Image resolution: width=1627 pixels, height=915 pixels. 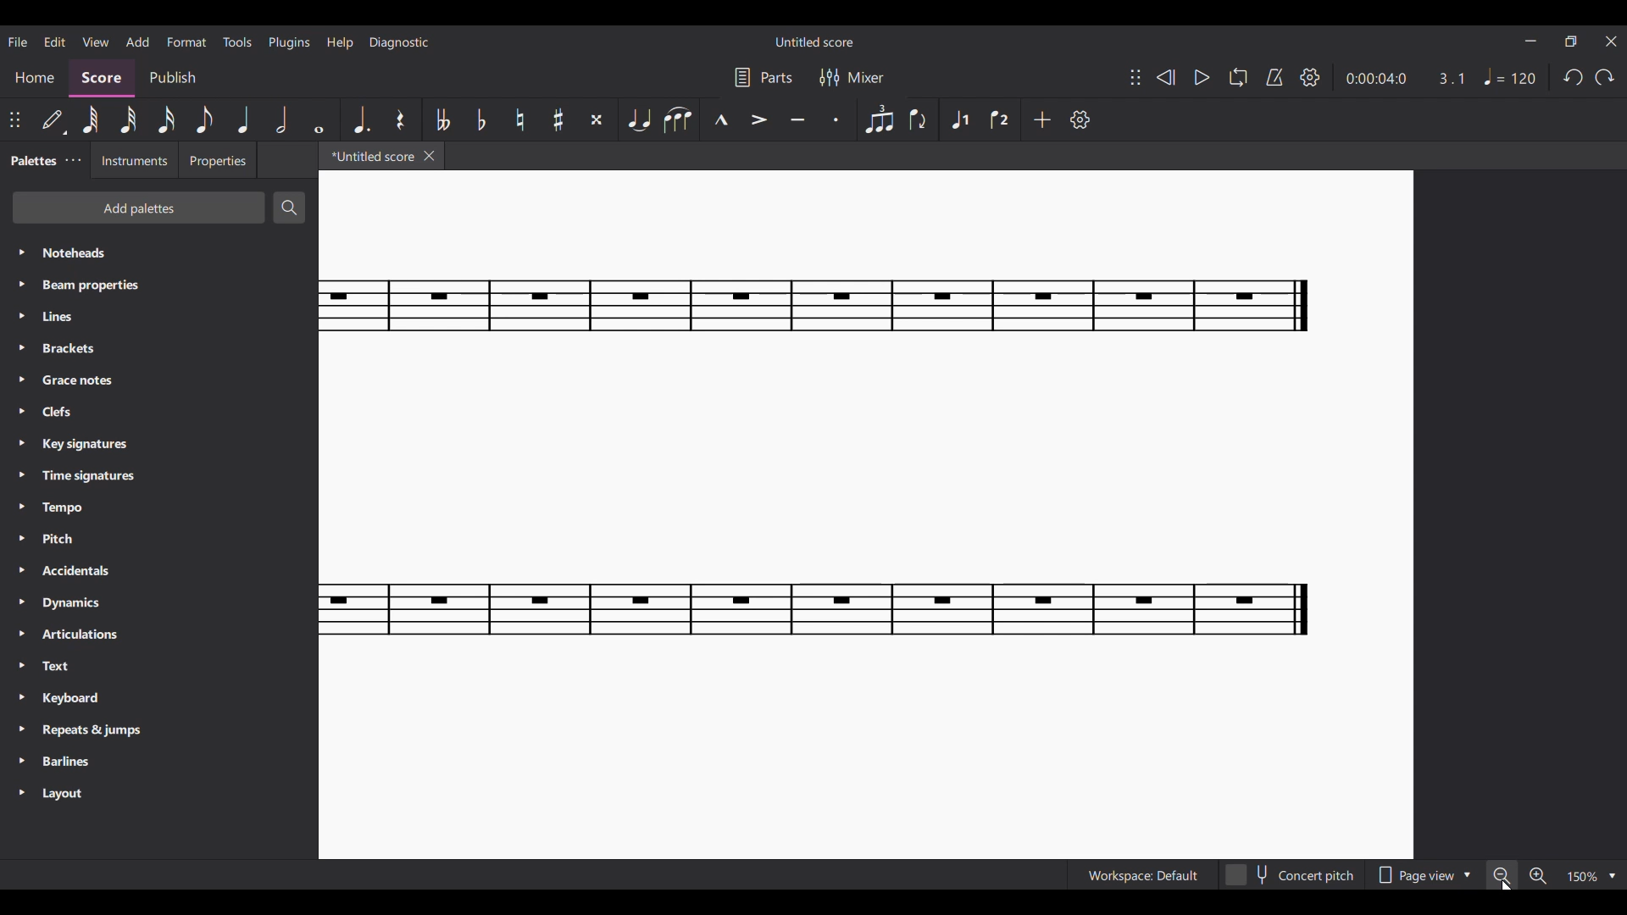 What do you see at coordinates (836, 119) in the screenshot?
I see `Staccato` at bounding box center [836, 119].